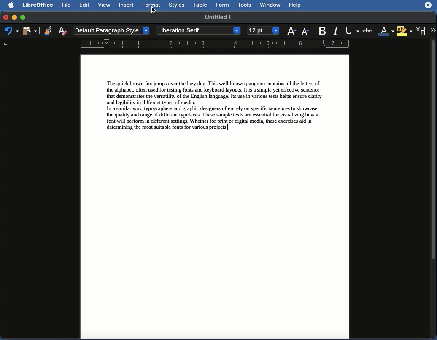  What do you see at coordinates (5, 16) in the screenshot?
I see `Close` at bounding box center [5, 16].